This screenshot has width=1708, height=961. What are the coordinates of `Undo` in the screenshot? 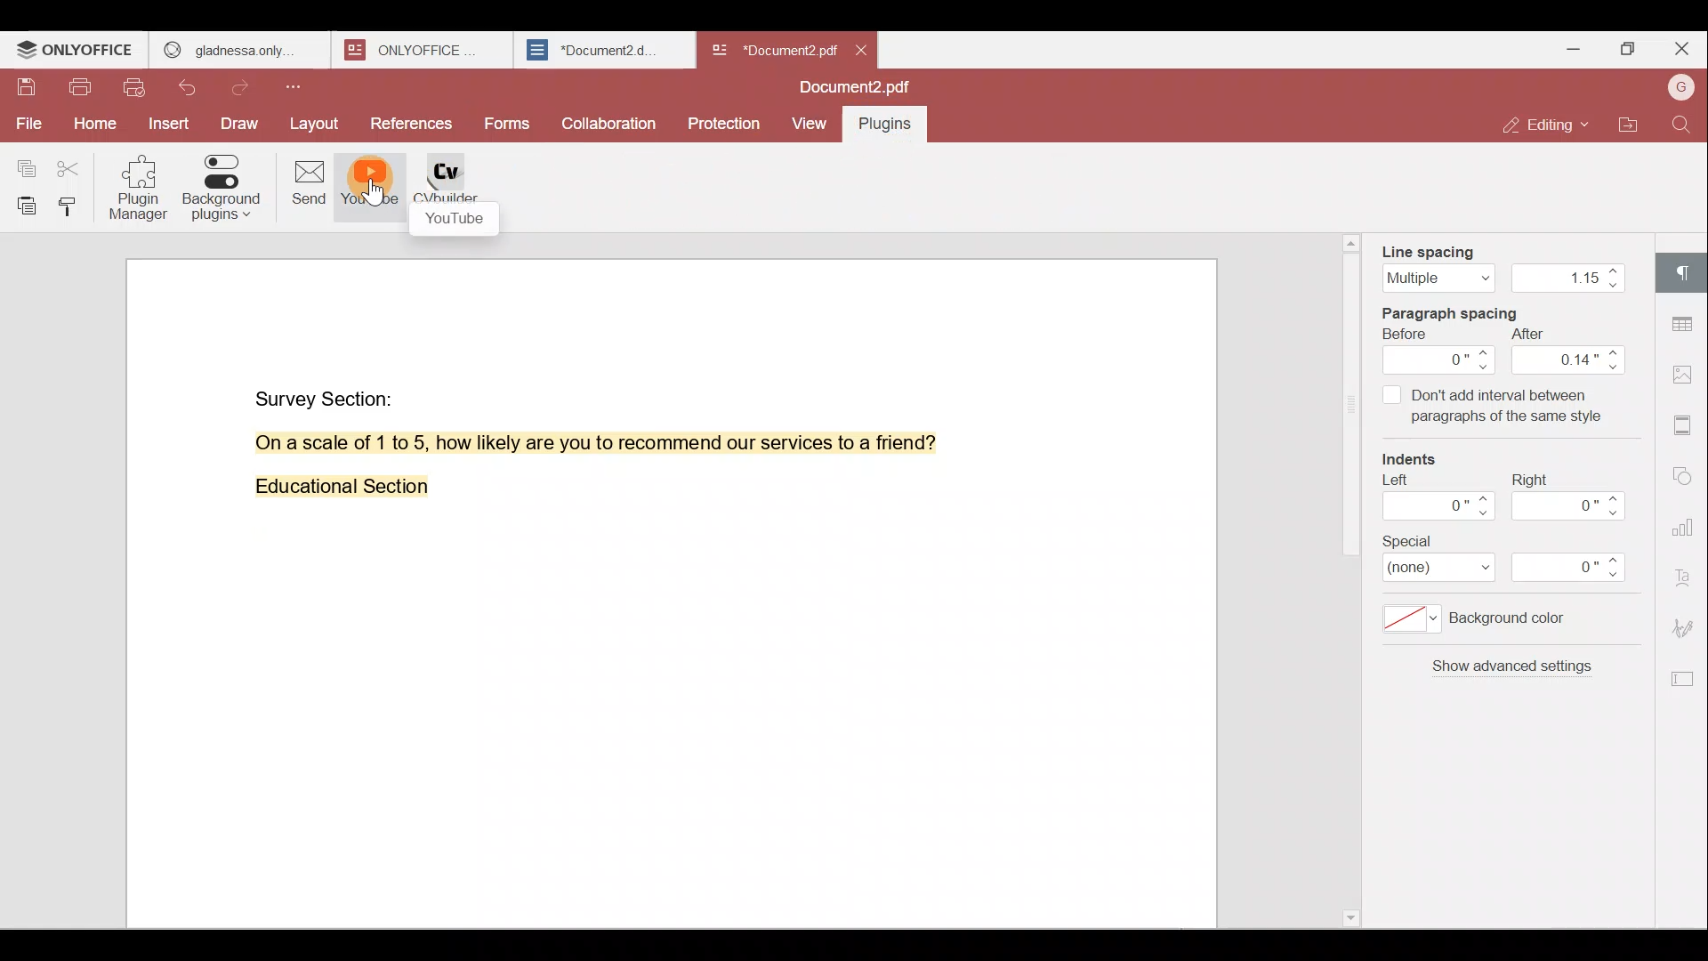 It's located at (197, 91).